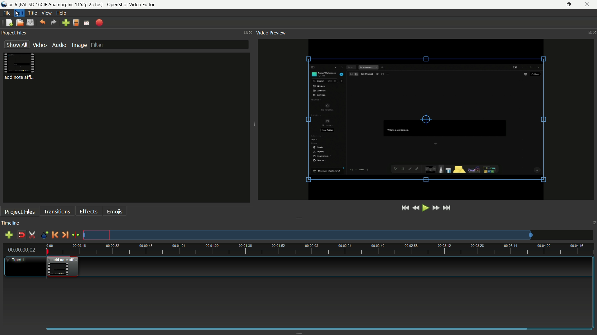 The image size is (597, 335). Describe the element at coordinates (20, 23) in the screenshot. I see `open file` at that location.